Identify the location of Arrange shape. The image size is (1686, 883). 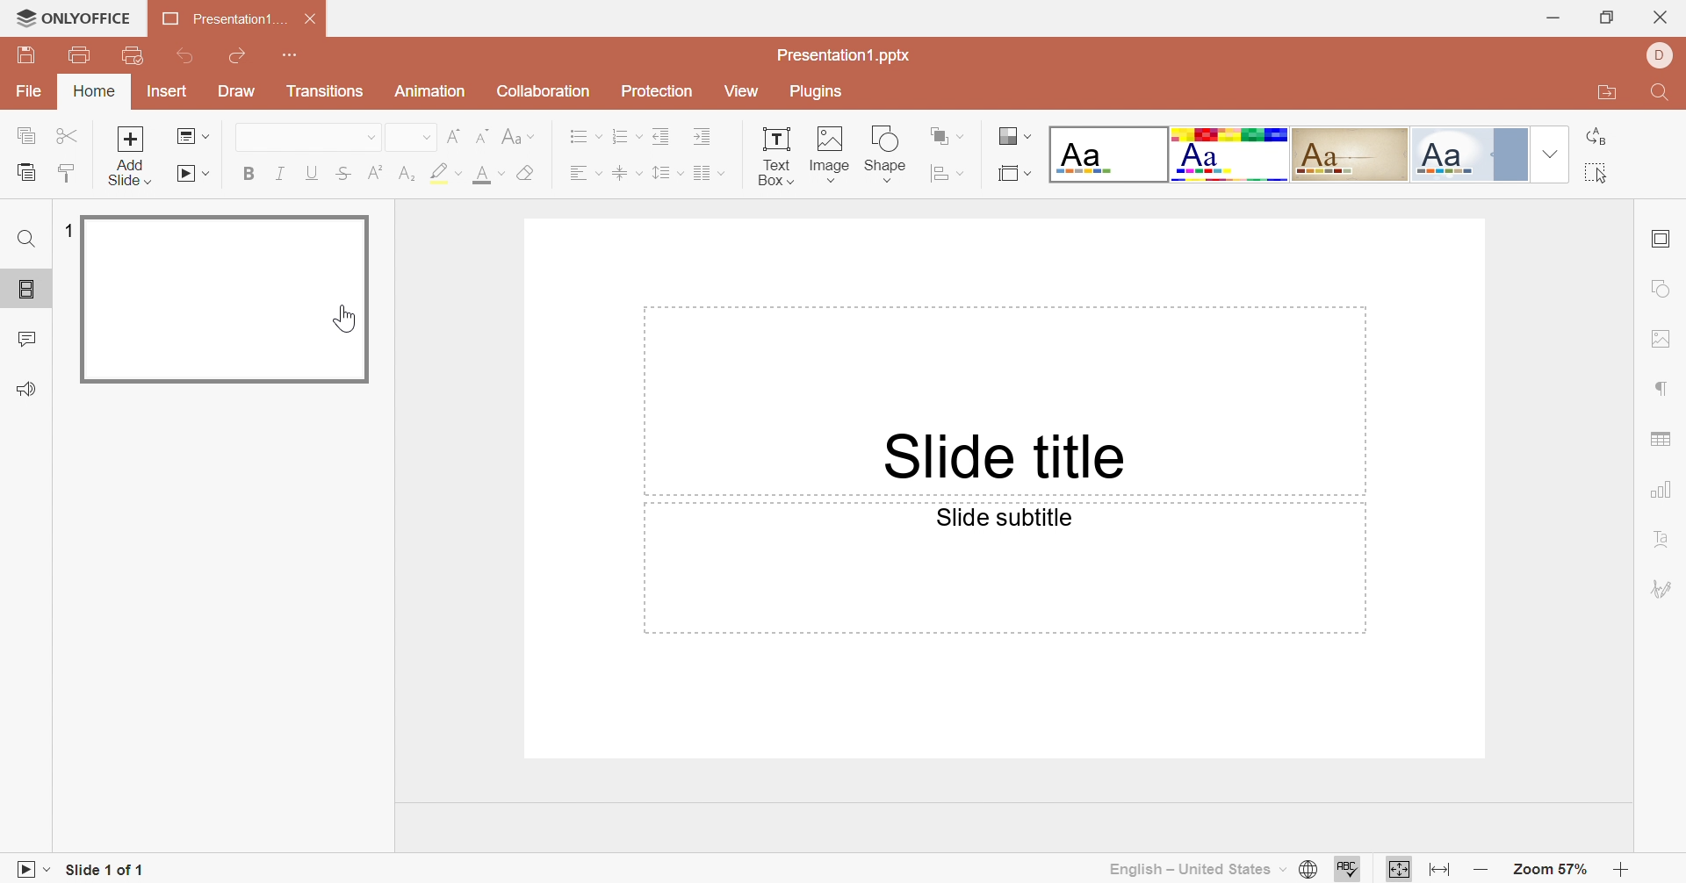
(941, 137).